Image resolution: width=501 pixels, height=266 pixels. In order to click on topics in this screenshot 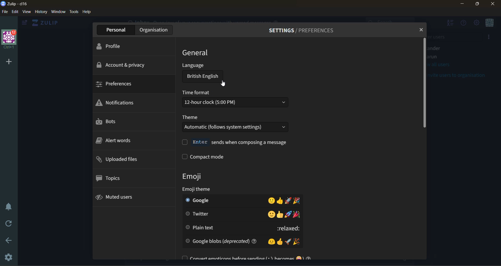, I will do `click(109, 179)`.